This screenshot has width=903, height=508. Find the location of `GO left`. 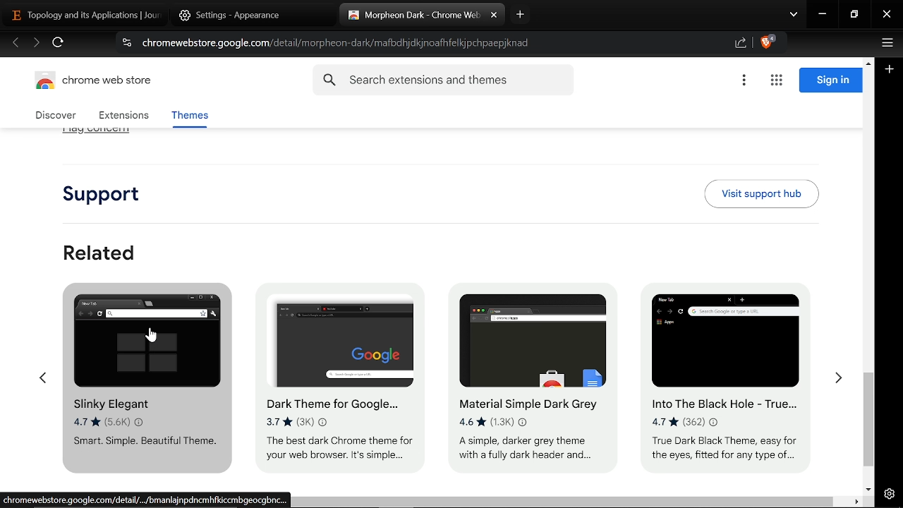

GO left is located at coordinates (42, 373).